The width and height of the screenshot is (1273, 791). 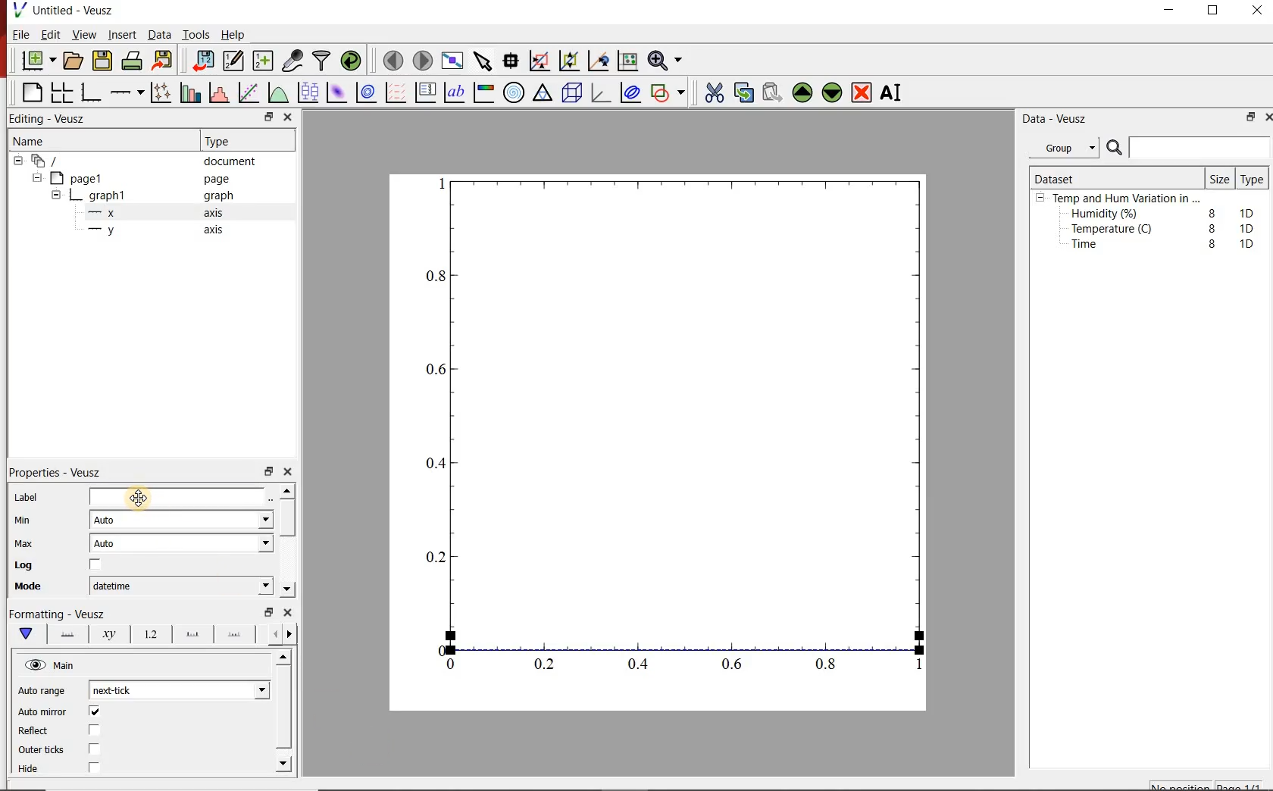 I want to click on move to the next page, so click(x=422, y=60).